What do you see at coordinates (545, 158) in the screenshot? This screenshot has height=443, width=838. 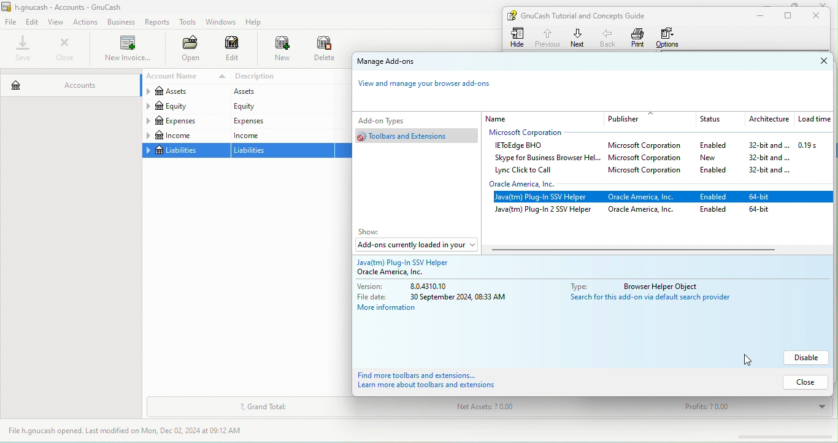 I see `skype for business browser hel` at bounding box center [545, 158].